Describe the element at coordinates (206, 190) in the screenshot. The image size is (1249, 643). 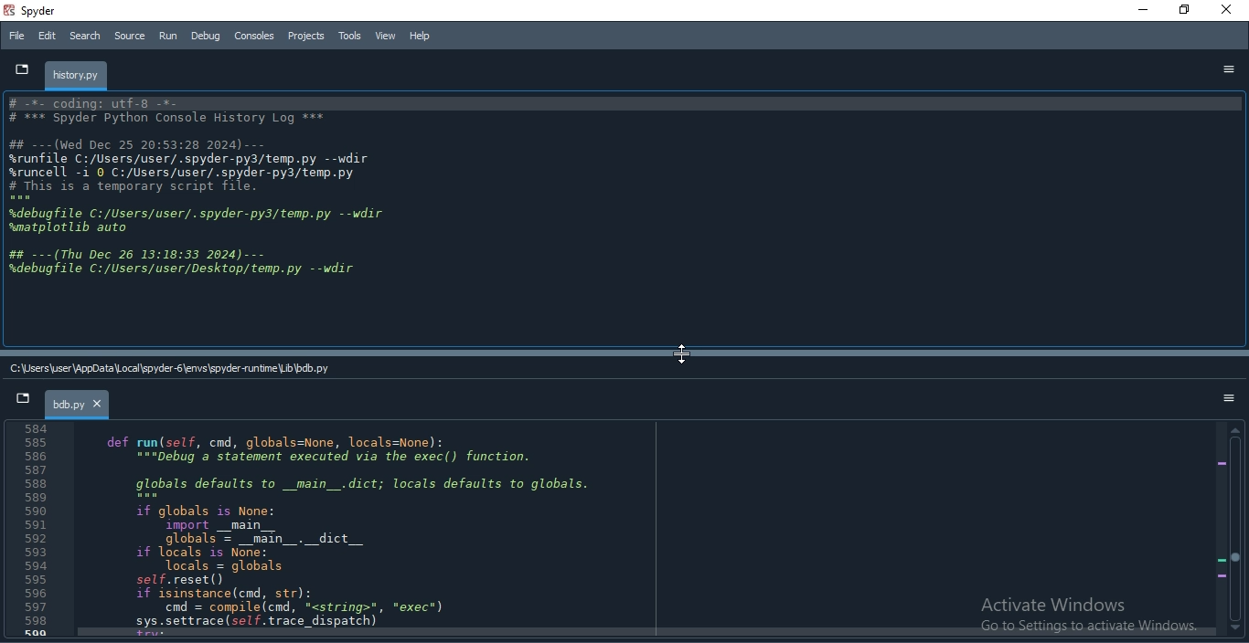
I see `IDE` at that location.